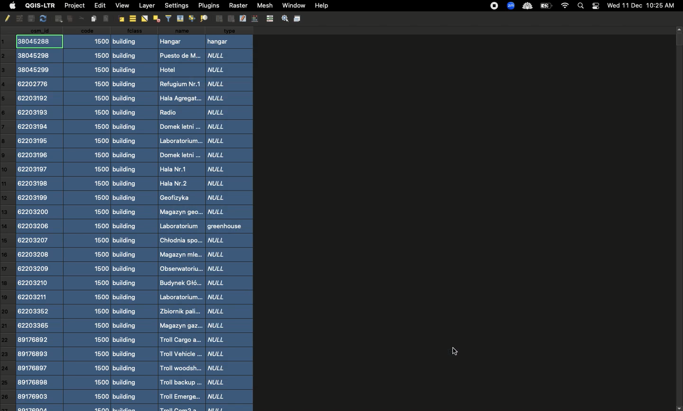 This screenshot has height=411, width=683. I want to click on Save, so click(298, 18).